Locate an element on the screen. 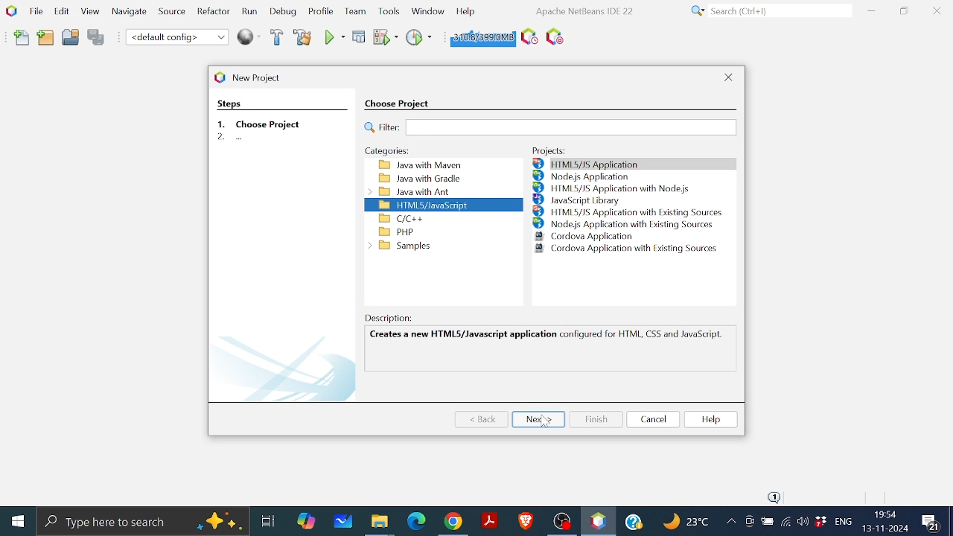  Creates a new HTML5/Javascript application configured for HTML, CSS and JavaSaipl is located at coordinates (545, 336).